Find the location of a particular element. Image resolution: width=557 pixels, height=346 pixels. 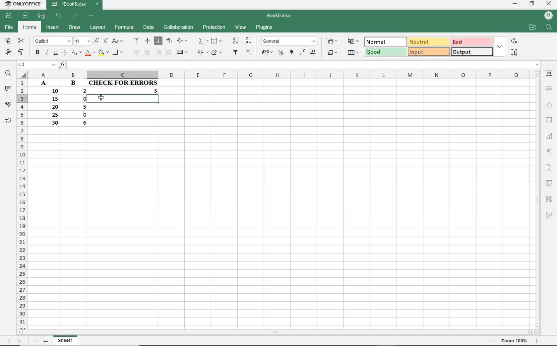

GOOD is located at coordinates (385, 52).